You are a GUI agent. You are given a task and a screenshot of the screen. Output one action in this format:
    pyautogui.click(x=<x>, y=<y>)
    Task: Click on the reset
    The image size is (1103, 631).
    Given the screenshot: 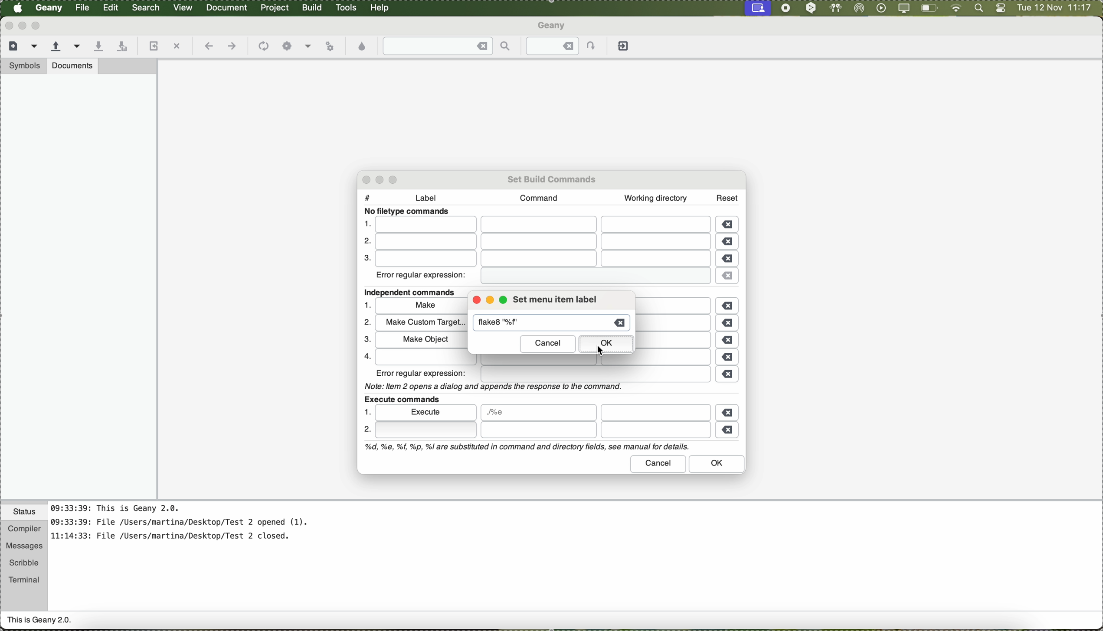 What is the action you would take?
    pyautogui.click(x=727, y=196)
    